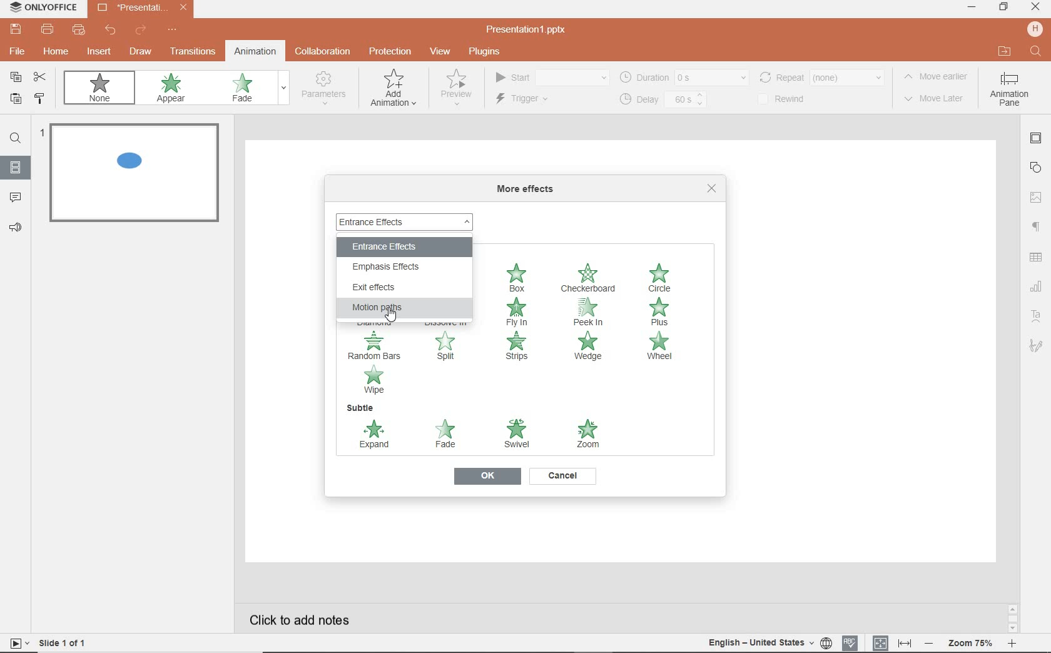 Image resolution: width=1051 pixels, height=653 pixels. I want to click on WHEEL, so click(659, 348).